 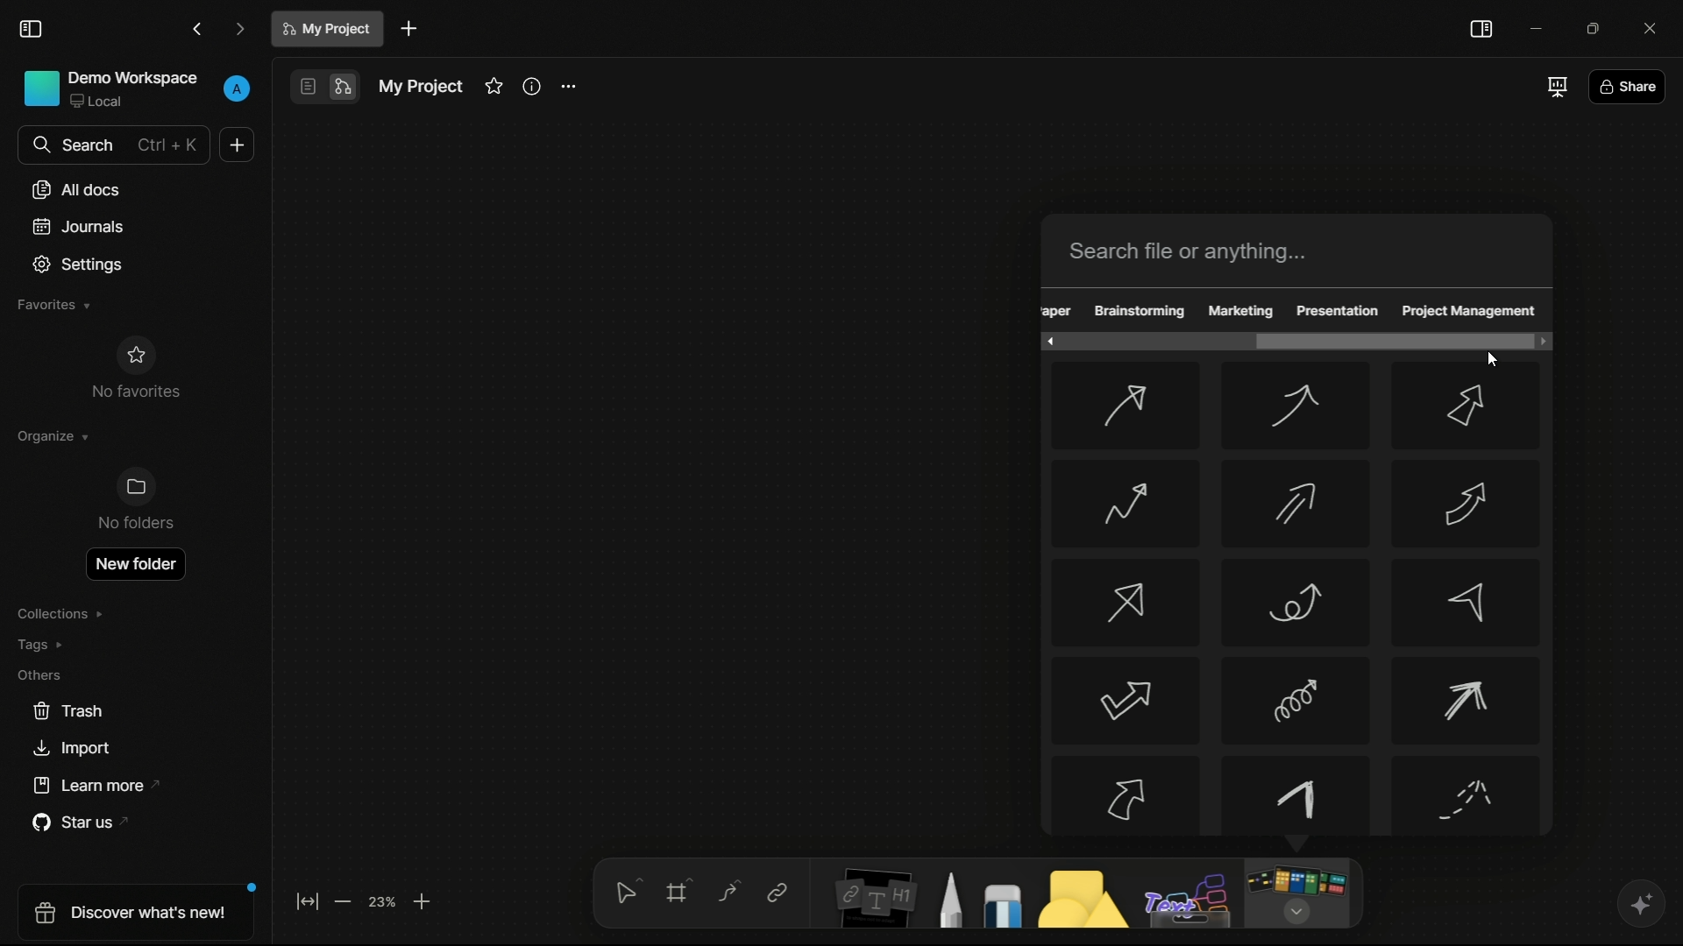 I want to click on arrow-2, so click(x=1295, y=407).